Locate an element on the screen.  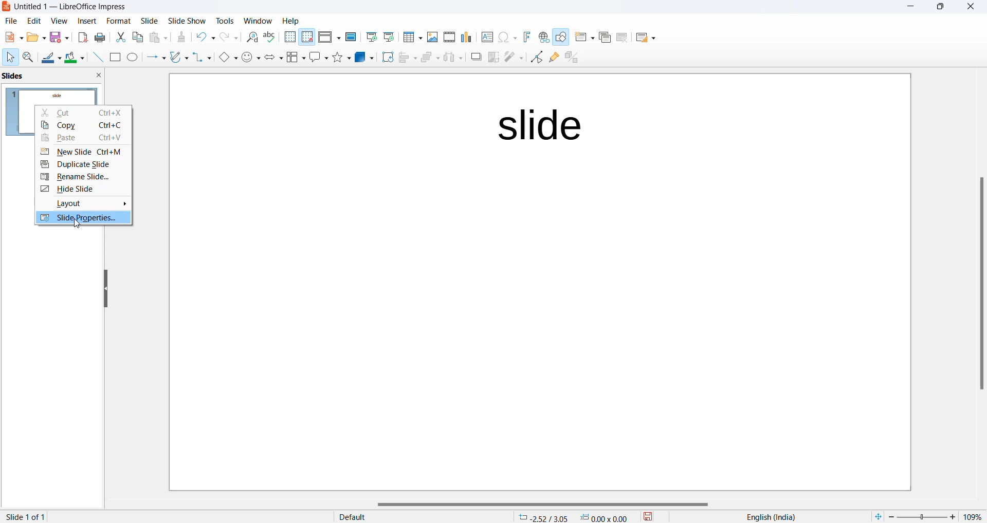
cut is located at coordinates (121, 36).